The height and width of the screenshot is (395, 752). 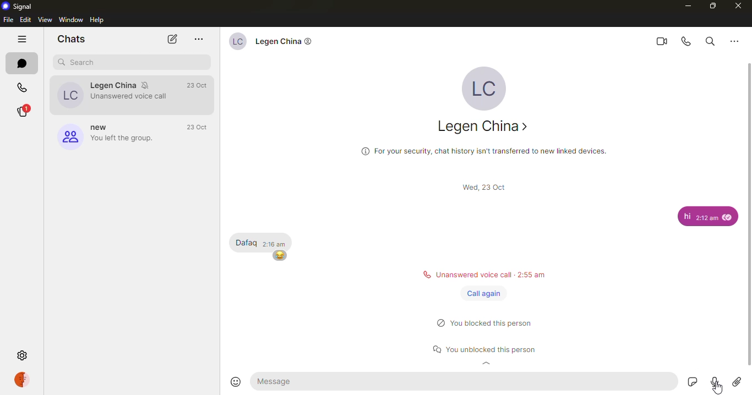 What do you see at coordinates (124, 138) in the screenshot?
I see `‘You left the group.` at bounding box center [124, 138].